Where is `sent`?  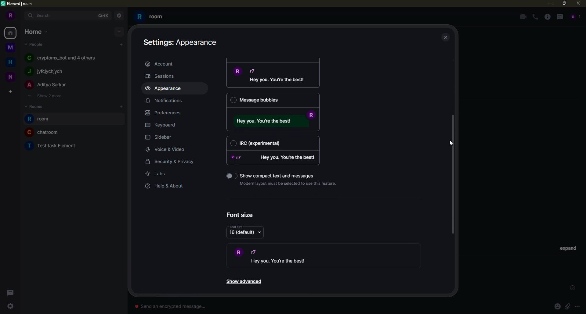 sent is located at coordinates (571, 288).